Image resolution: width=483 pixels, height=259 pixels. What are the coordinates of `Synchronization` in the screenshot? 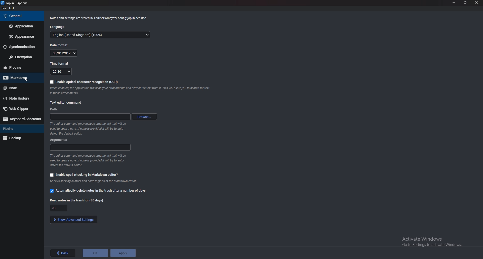 It's located at (20, 47).